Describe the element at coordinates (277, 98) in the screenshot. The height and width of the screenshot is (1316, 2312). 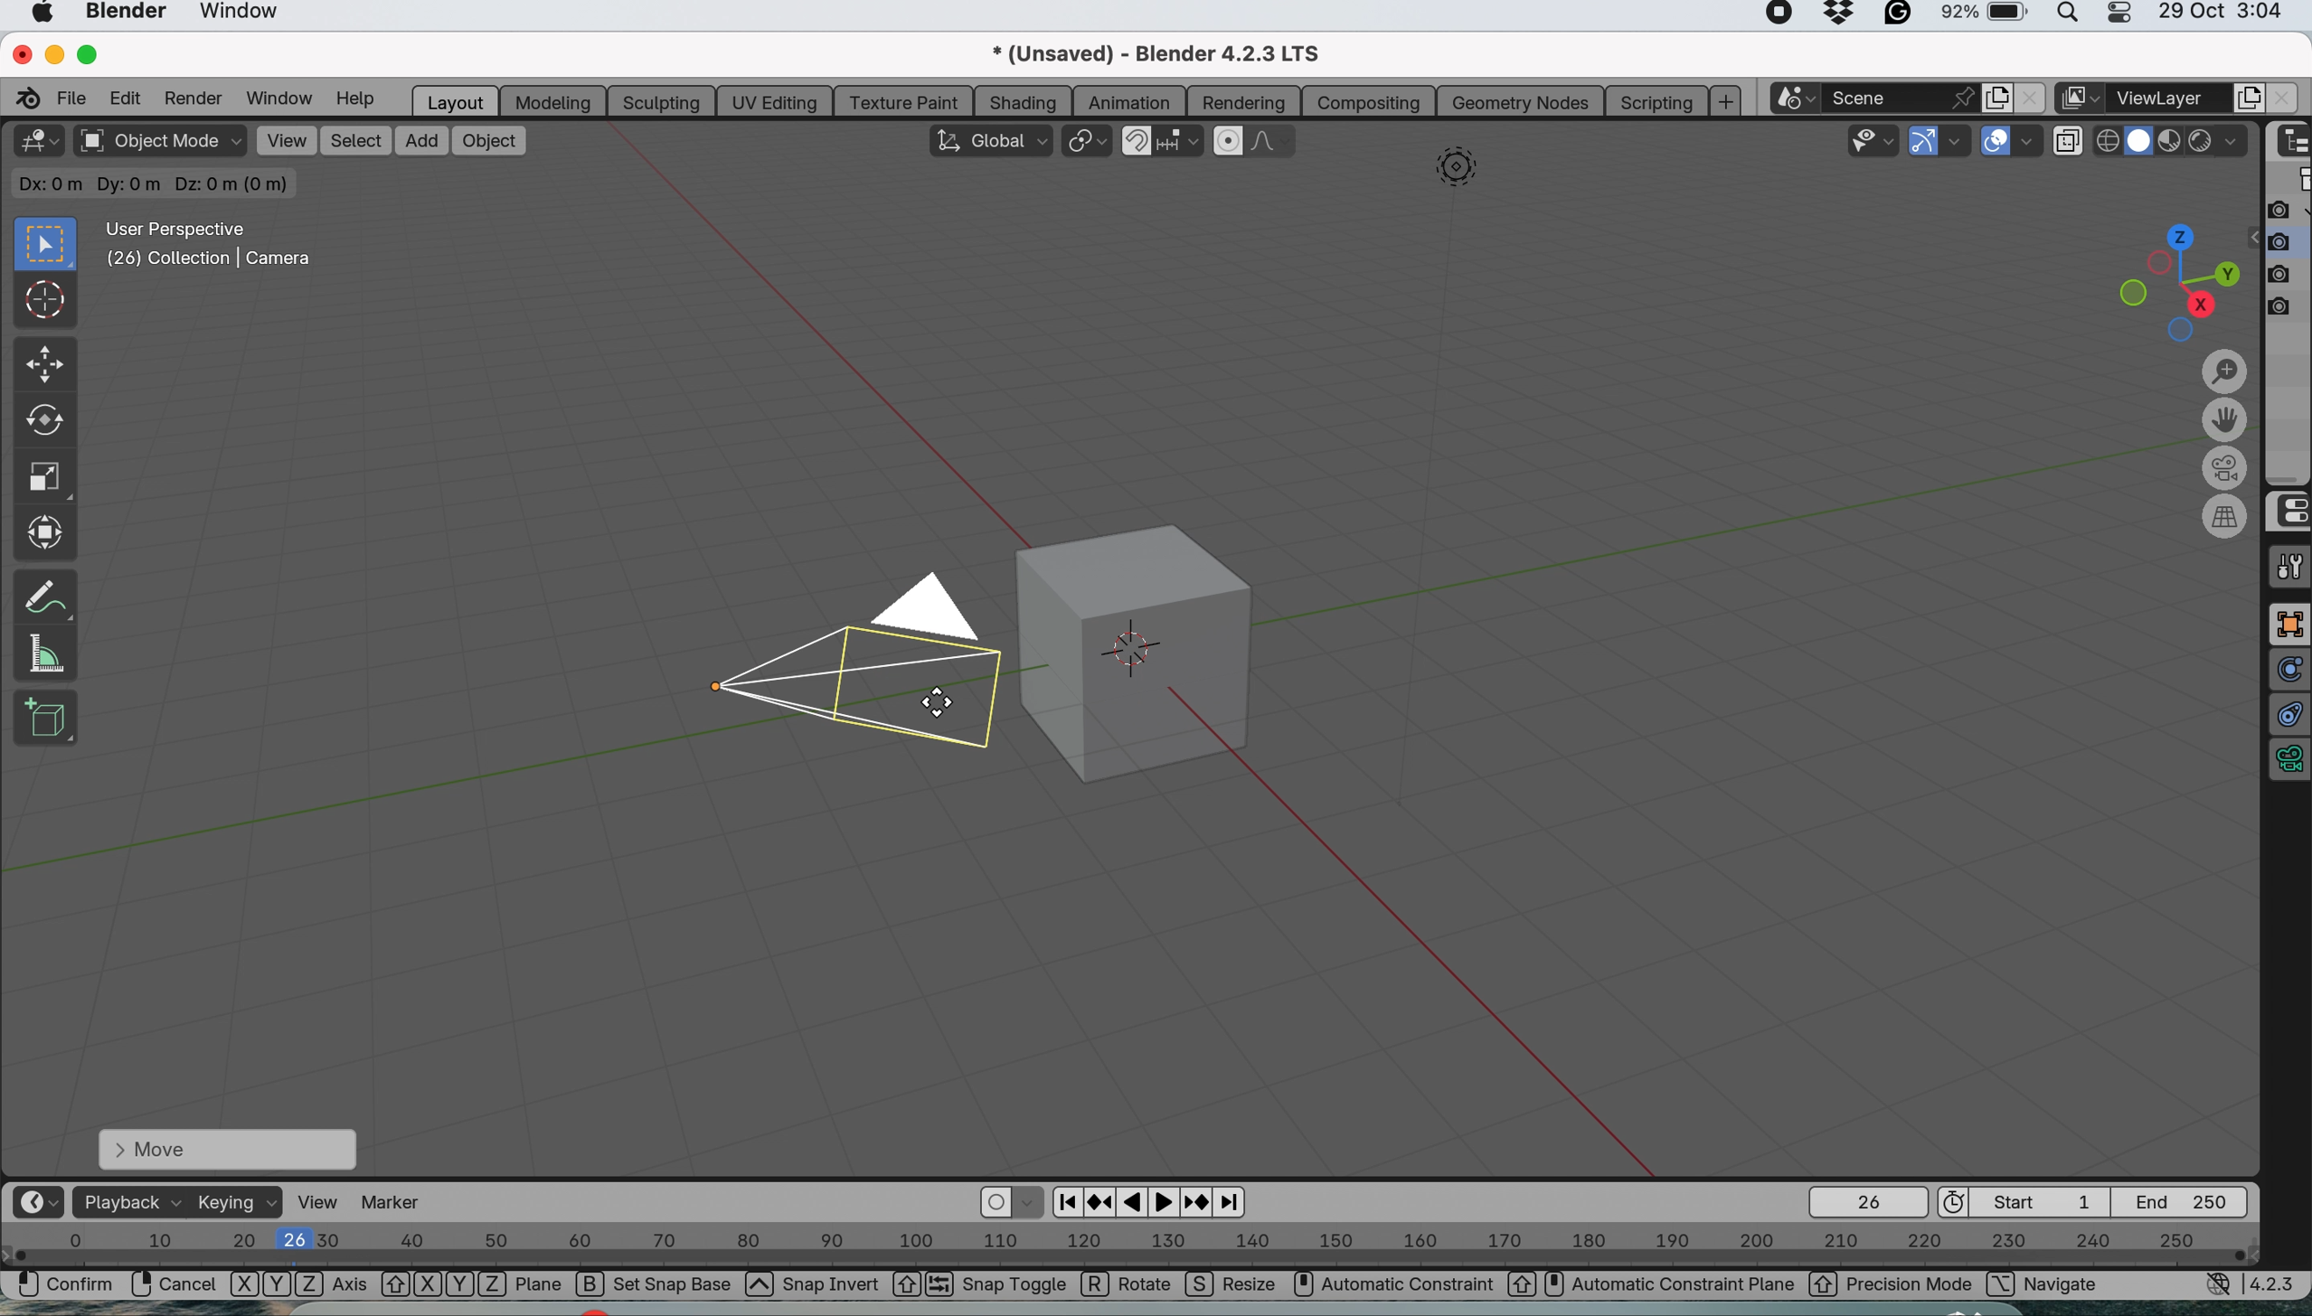
I see `window` at that location.